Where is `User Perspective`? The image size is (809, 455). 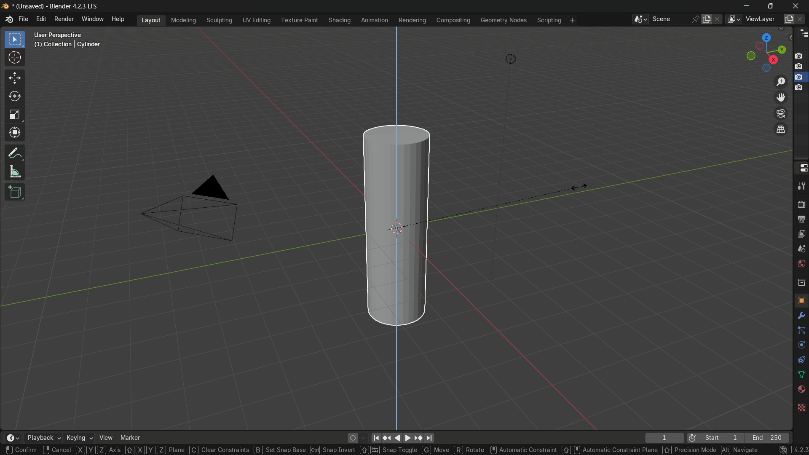
User Perspective is located at coordinates (68, 35).